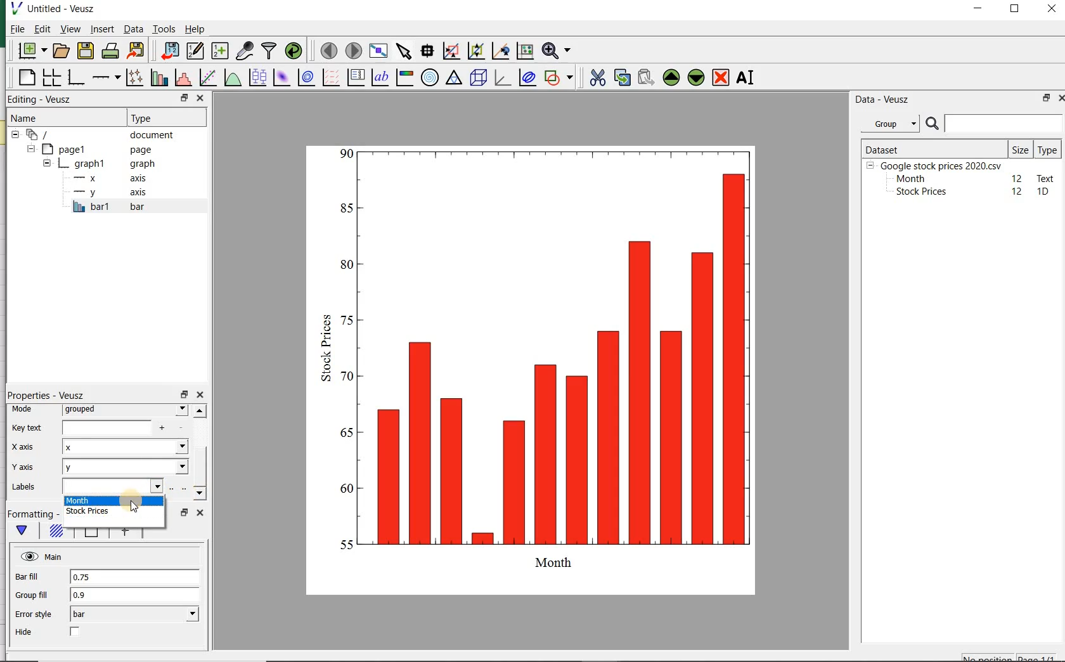 The width and height of the screenshot is (1065, 662). Describe the element at coordinates (933, 147) in the screenshot. I see `DATASET` at that location.